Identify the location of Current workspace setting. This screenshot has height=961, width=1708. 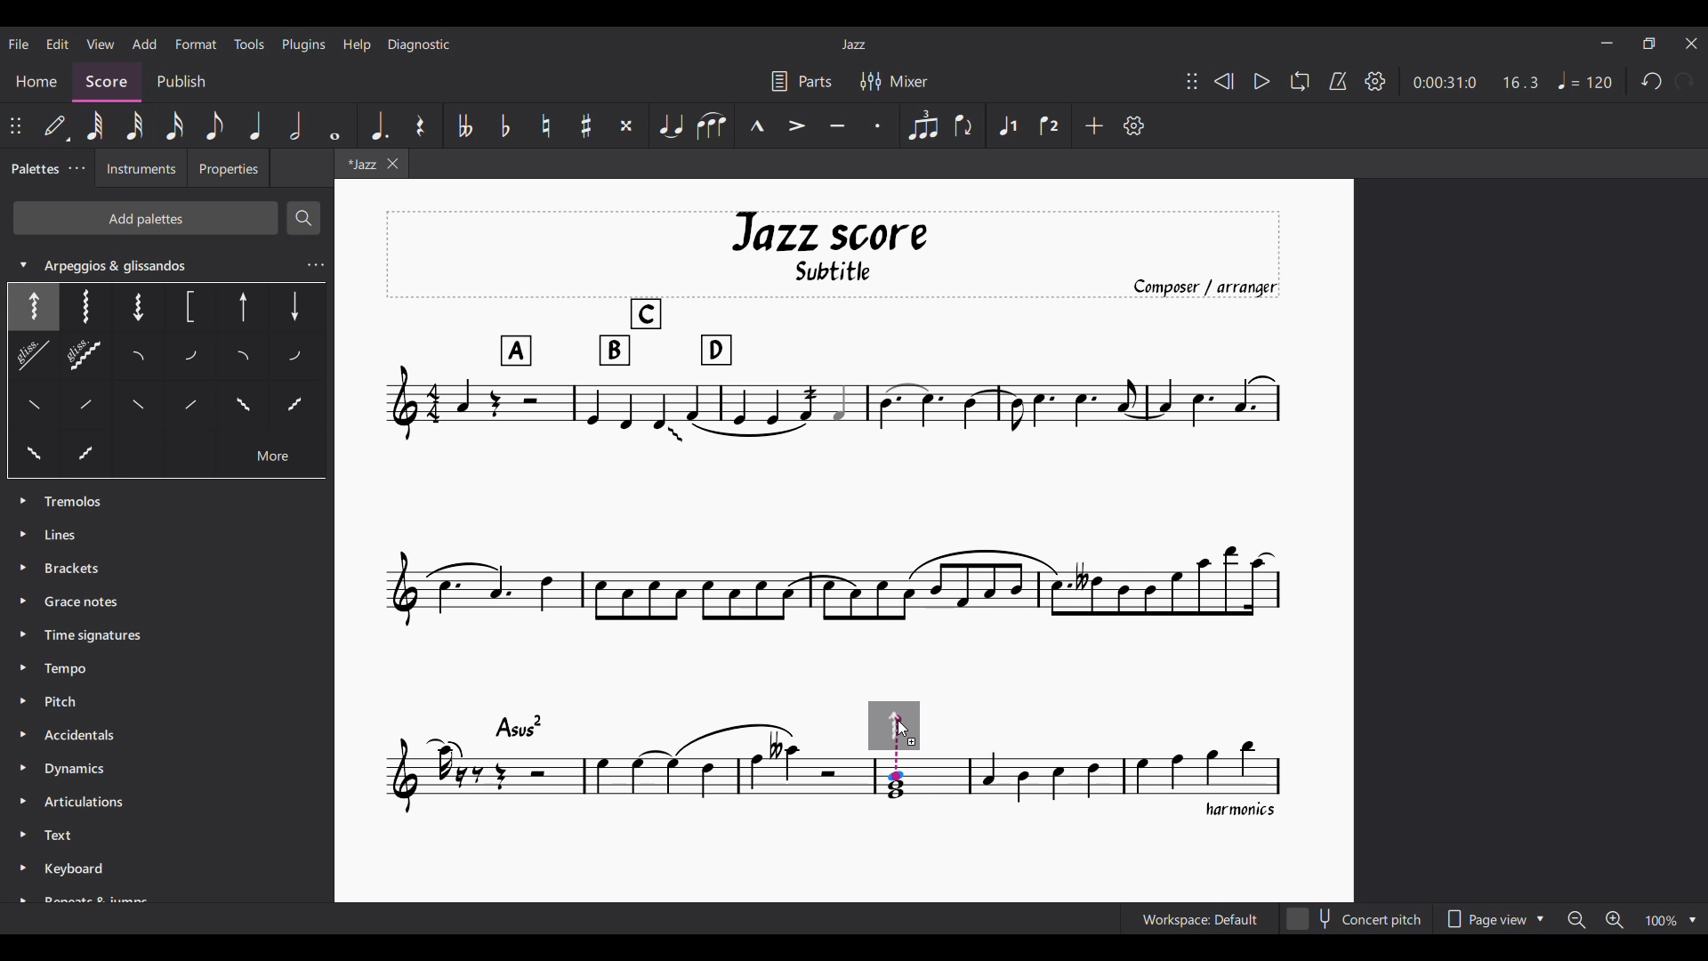
(1200, 919).